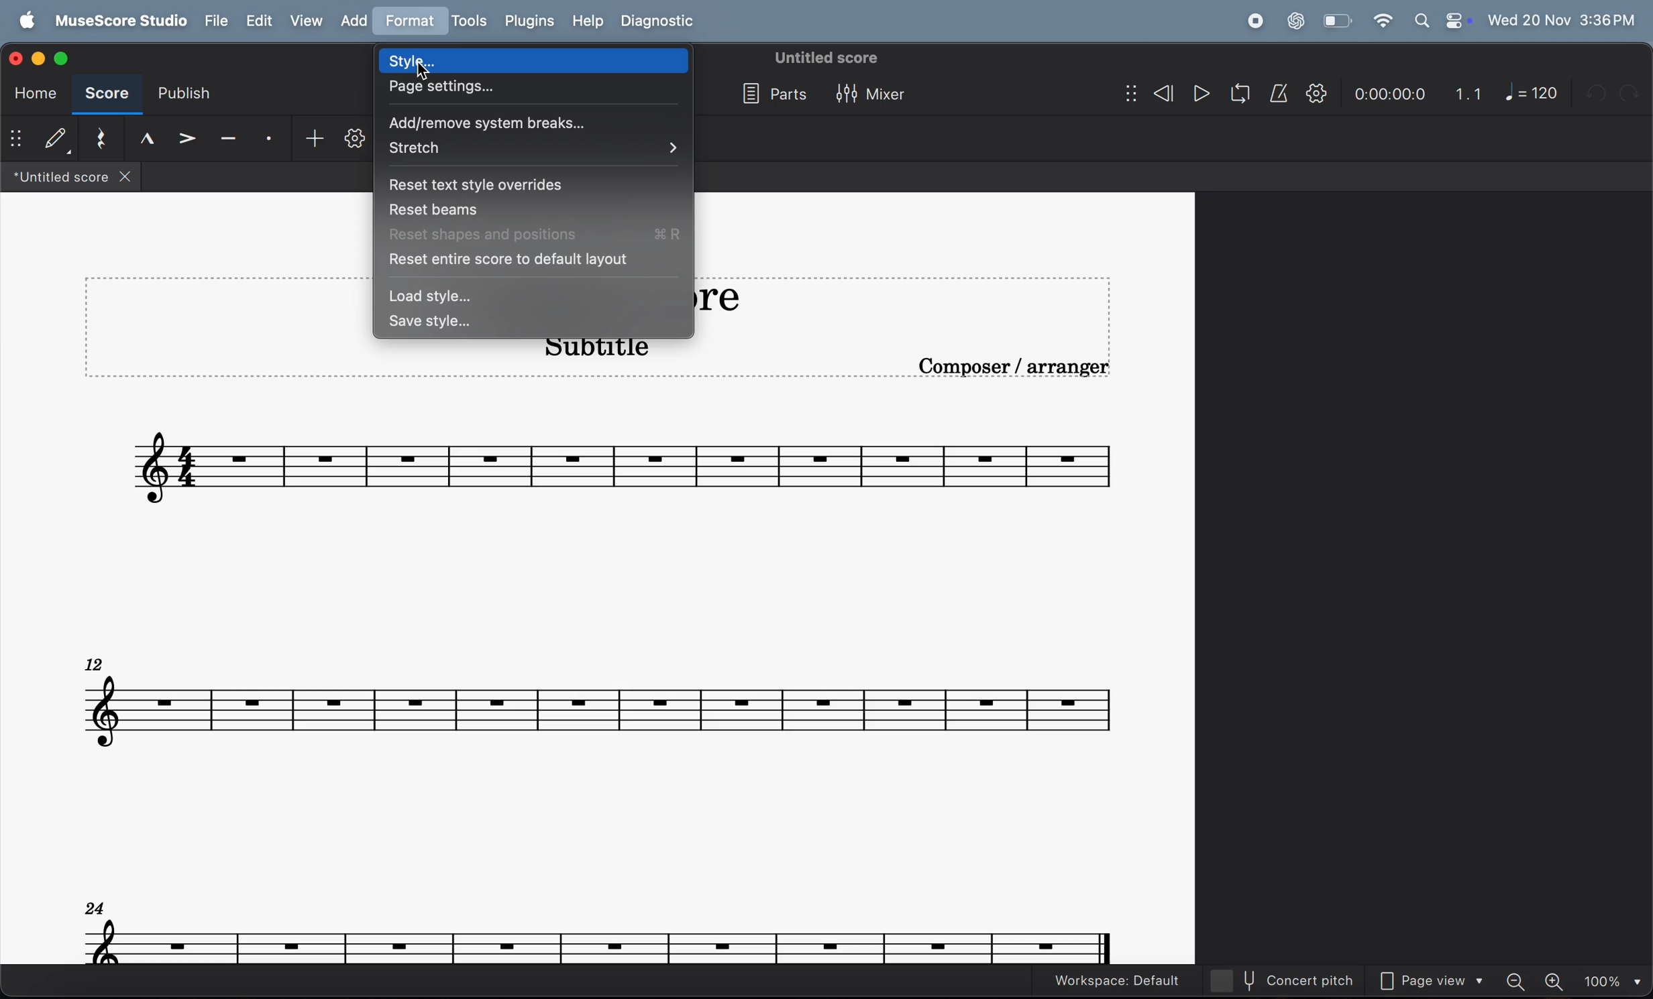 This screenshot has height=999, width=1653. Describe the element at coordinates (468, 22) in the screenshot. I see `tools` at that location.